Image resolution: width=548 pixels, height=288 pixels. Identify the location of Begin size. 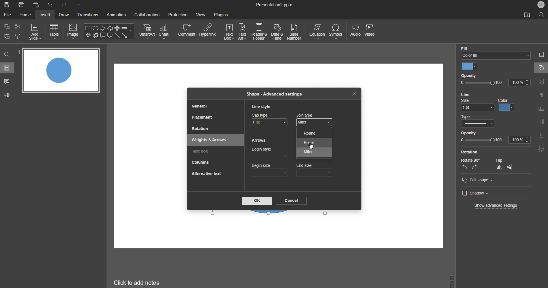
(270, 170).